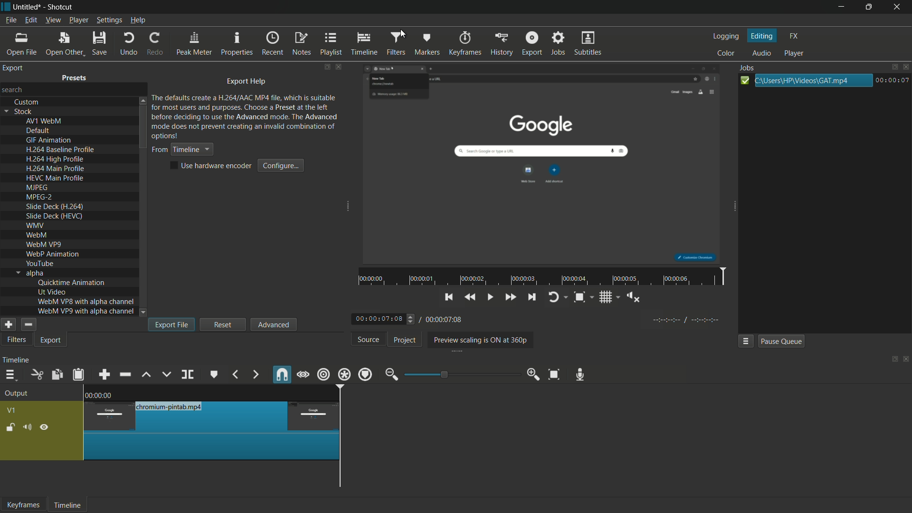  What do you see at coordinates (906, 66) in the screenshot?
I see `close jobs` at bounding box center [906, 66].